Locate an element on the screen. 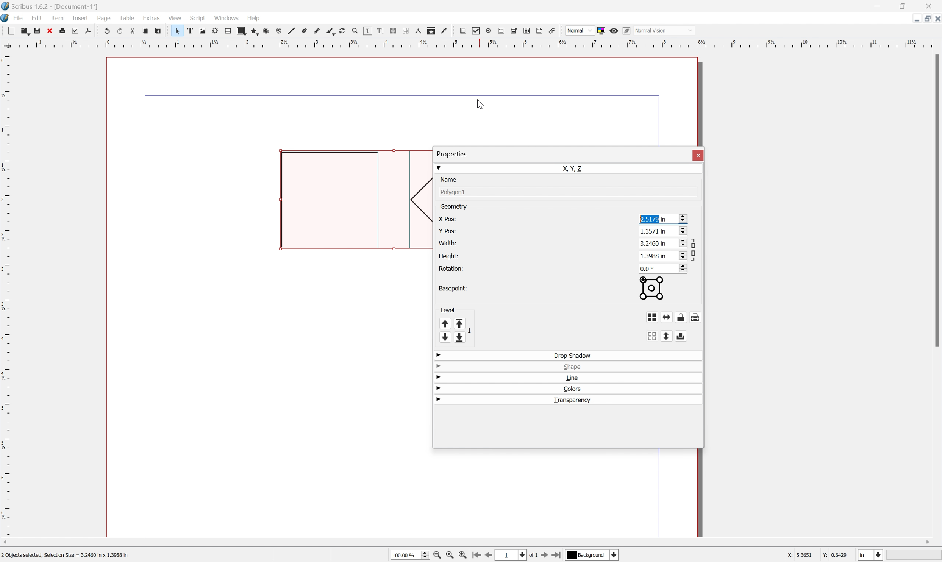  Scroll Bar is located at coordinates (936, 200).